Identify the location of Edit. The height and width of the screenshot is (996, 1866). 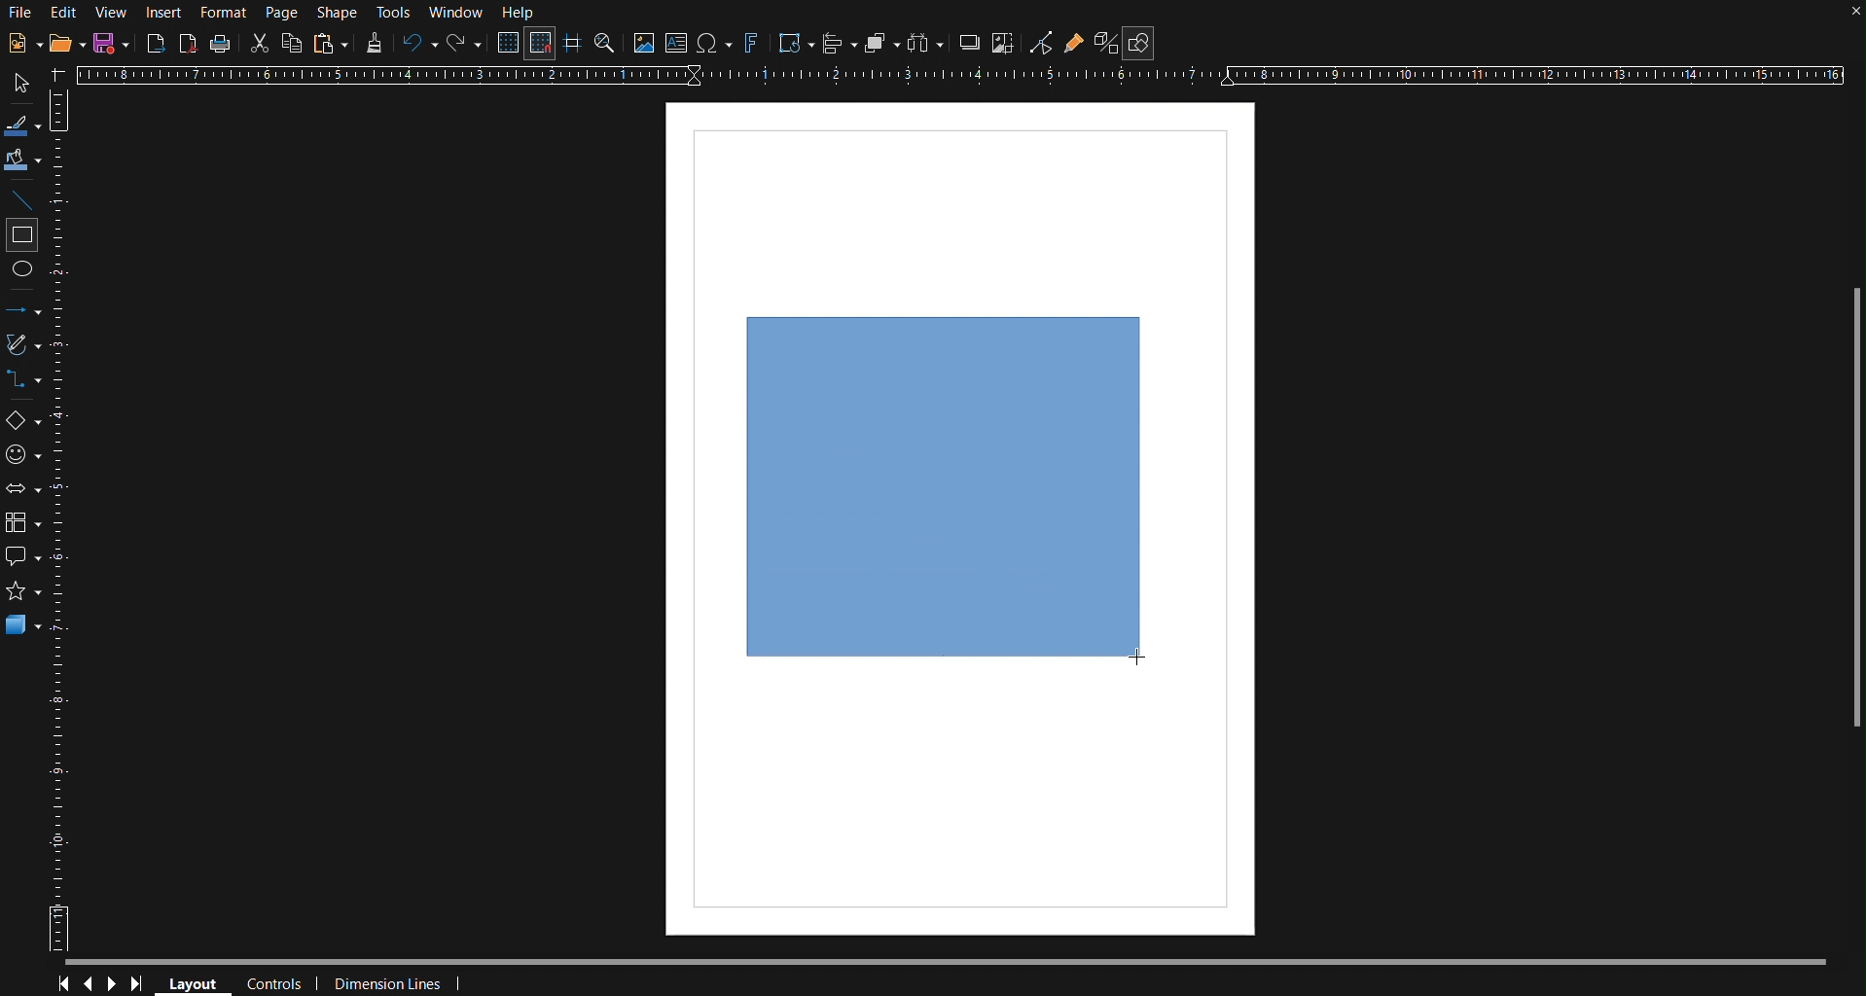
(63, 14).